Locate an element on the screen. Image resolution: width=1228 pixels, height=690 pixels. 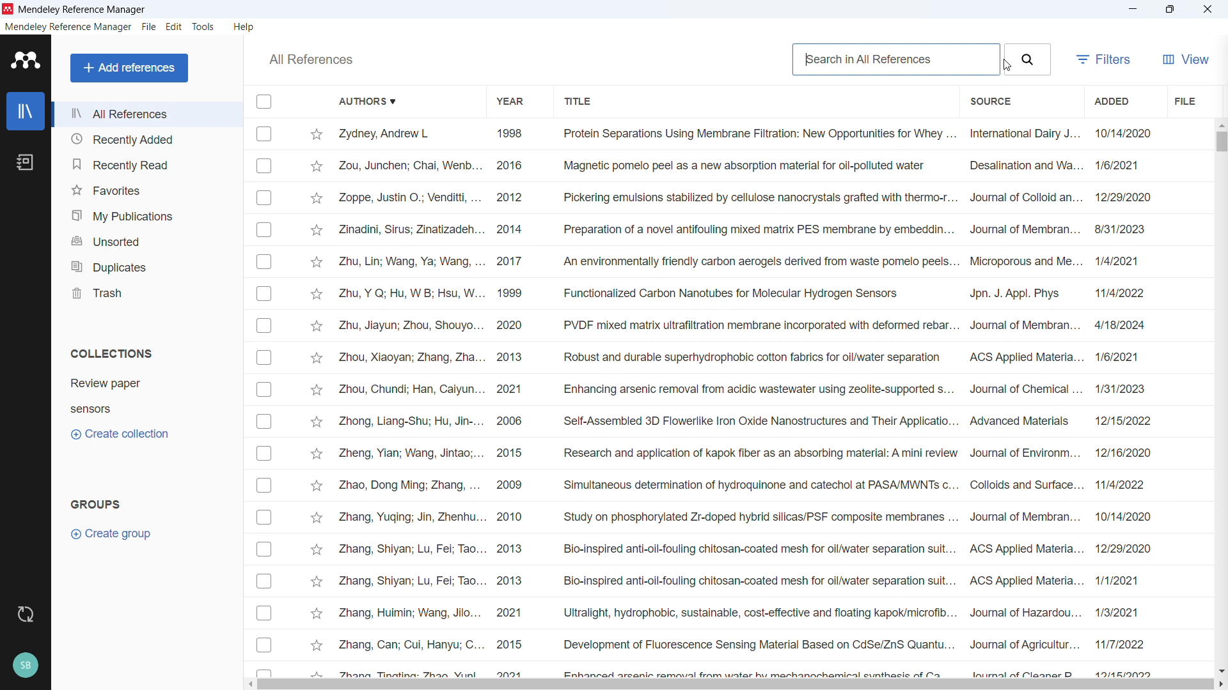
Profile  is located at coordinates (25, 666).